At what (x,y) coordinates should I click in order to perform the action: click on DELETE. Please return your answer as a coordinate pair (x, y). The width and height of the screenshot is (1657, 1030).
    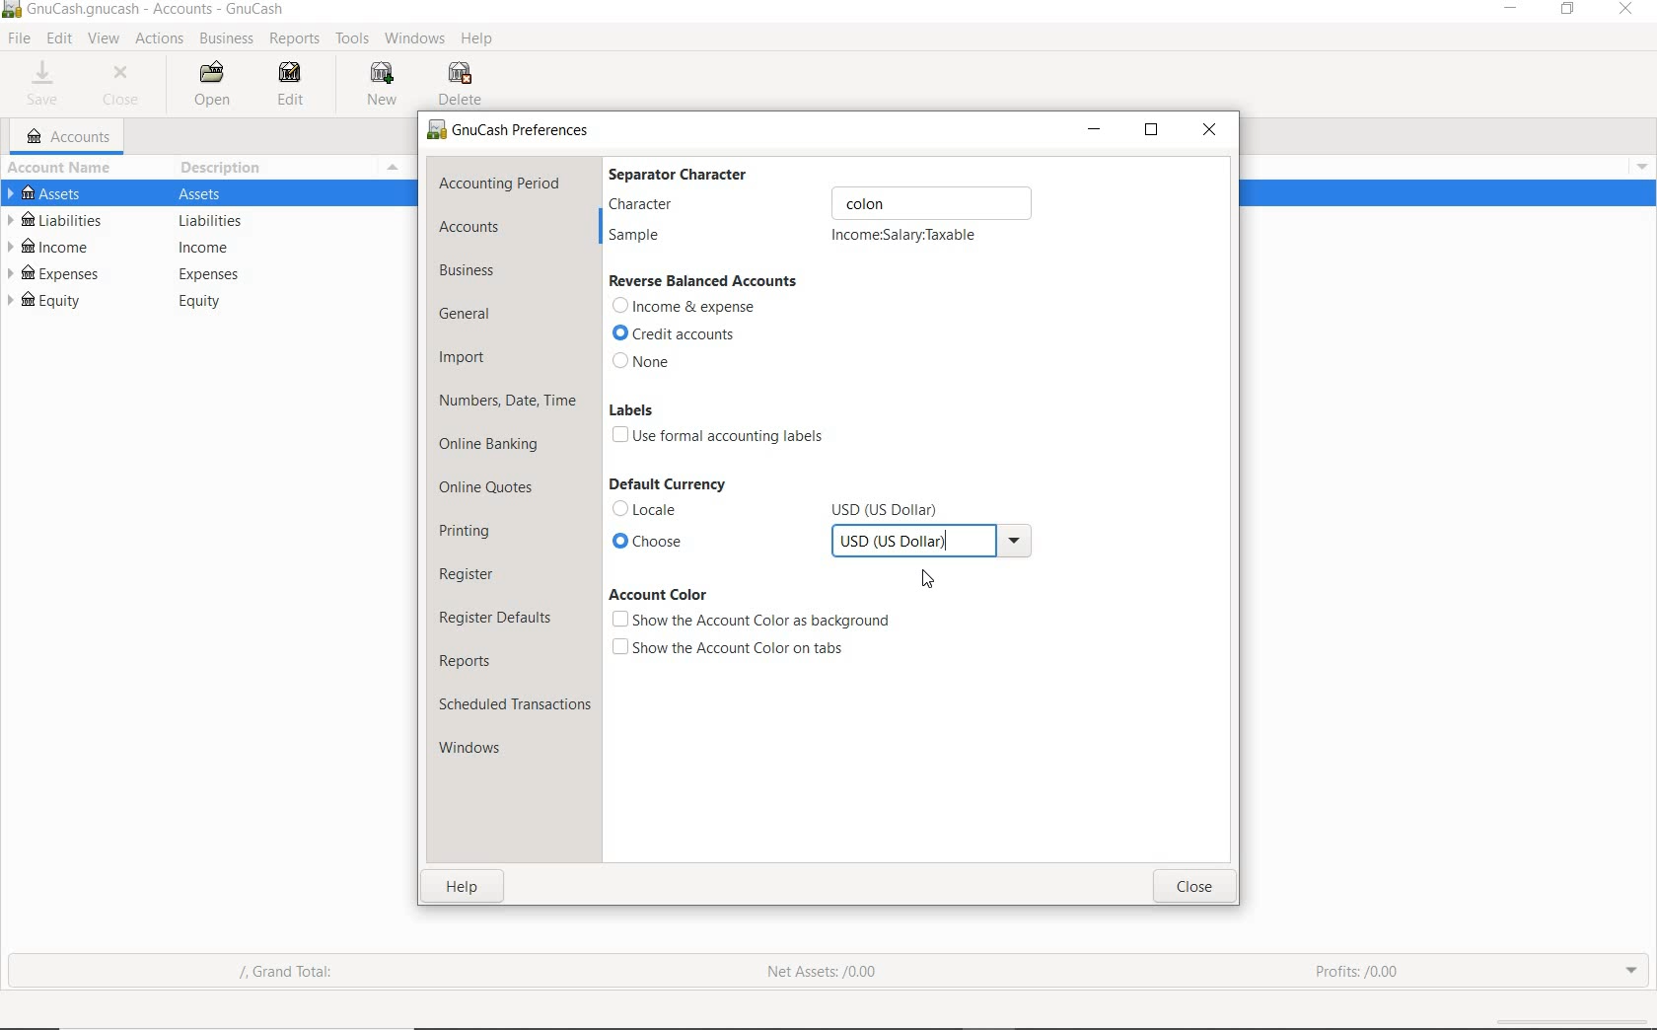
    Looking at the image, I should click on (466, 84).